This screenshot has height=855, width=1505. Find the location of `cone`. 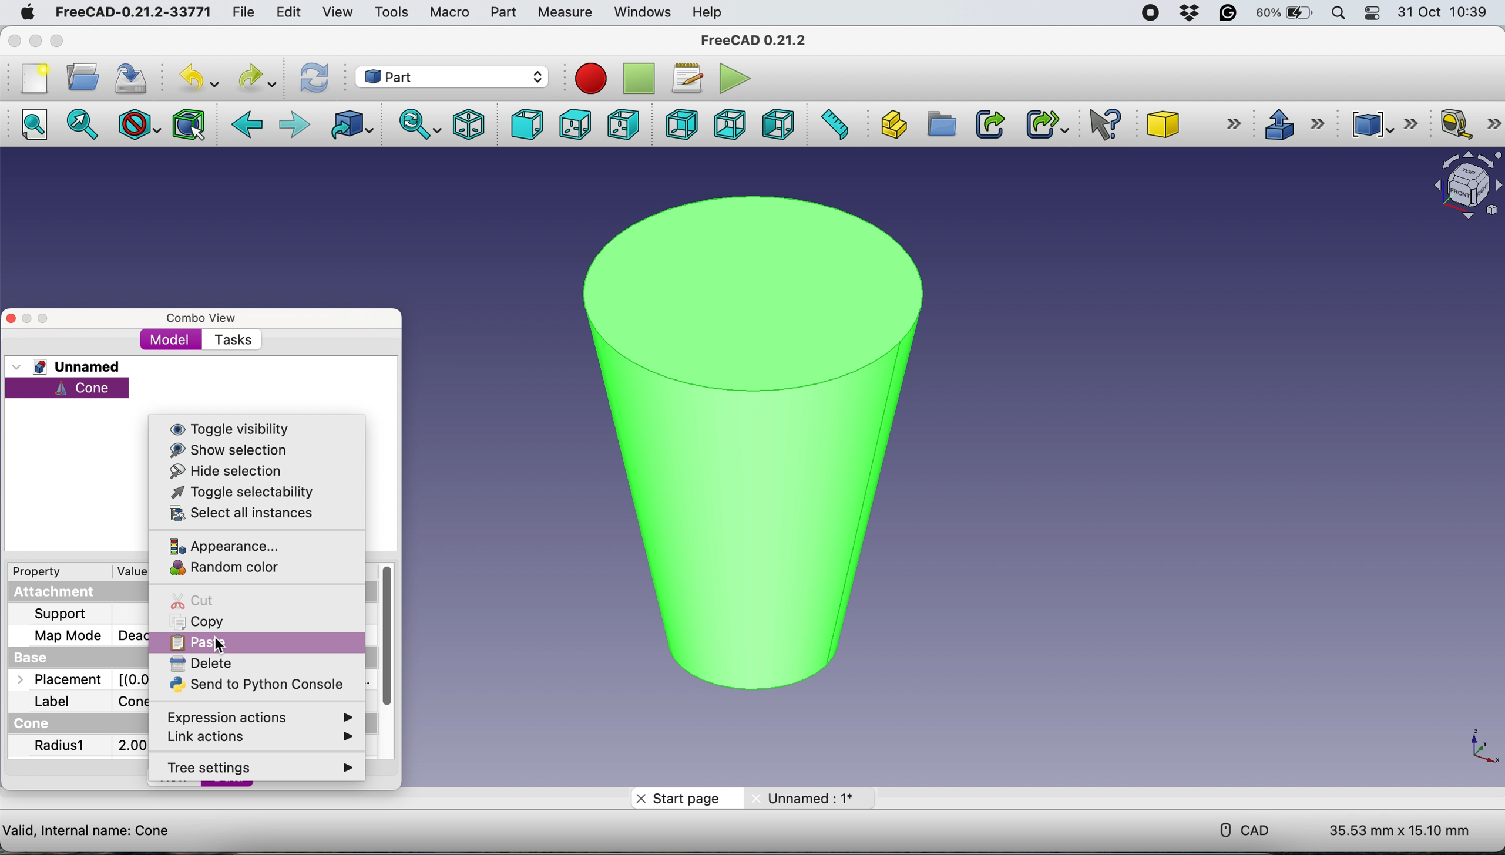

cone is located at coordinates (744, 434).